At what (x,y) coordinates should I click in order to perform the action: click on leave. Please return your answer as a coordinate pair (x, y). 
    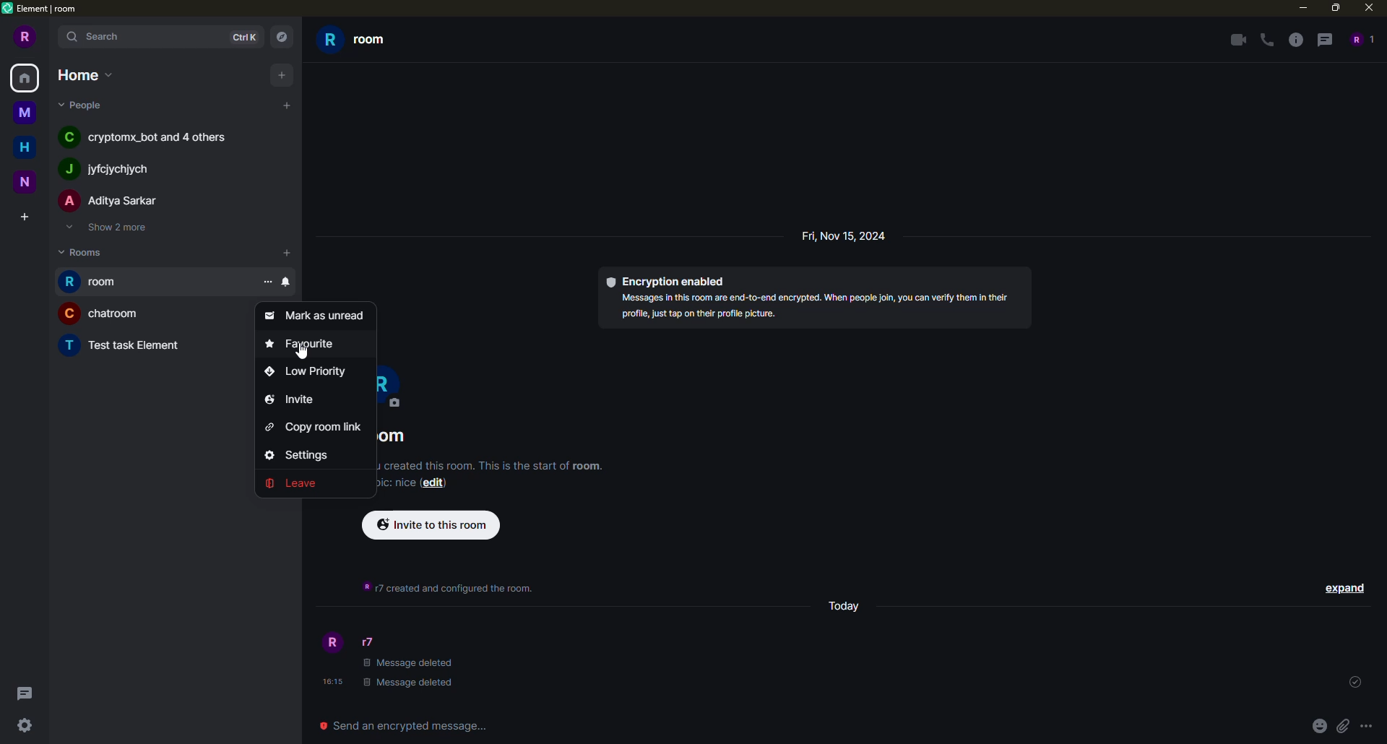
    Looking at the image, I should click on (300, 482).